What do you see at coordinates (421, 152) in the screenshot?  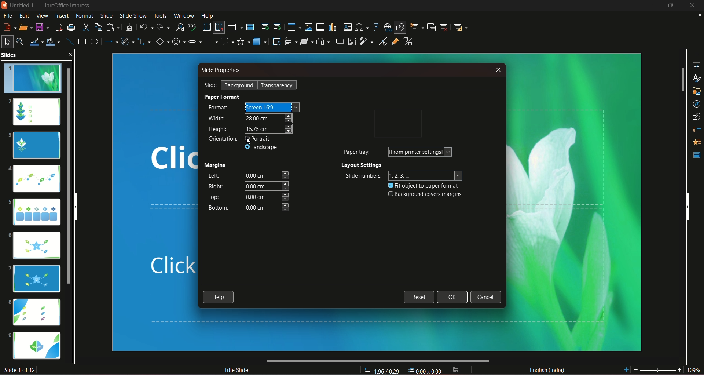 I see `form printer settings` at bounding box center [421, 152].